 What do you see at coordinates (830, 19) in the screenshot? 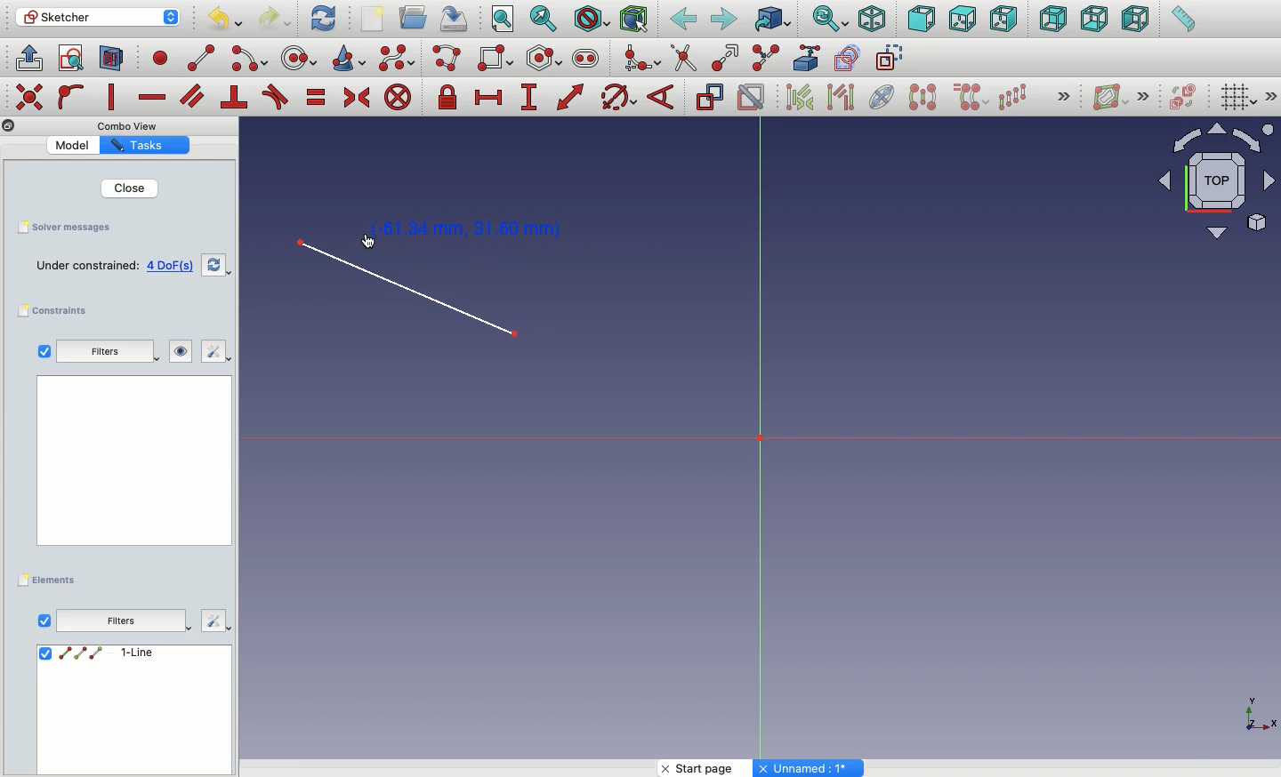
I see `Sync view` at bounding box center [830, 19].